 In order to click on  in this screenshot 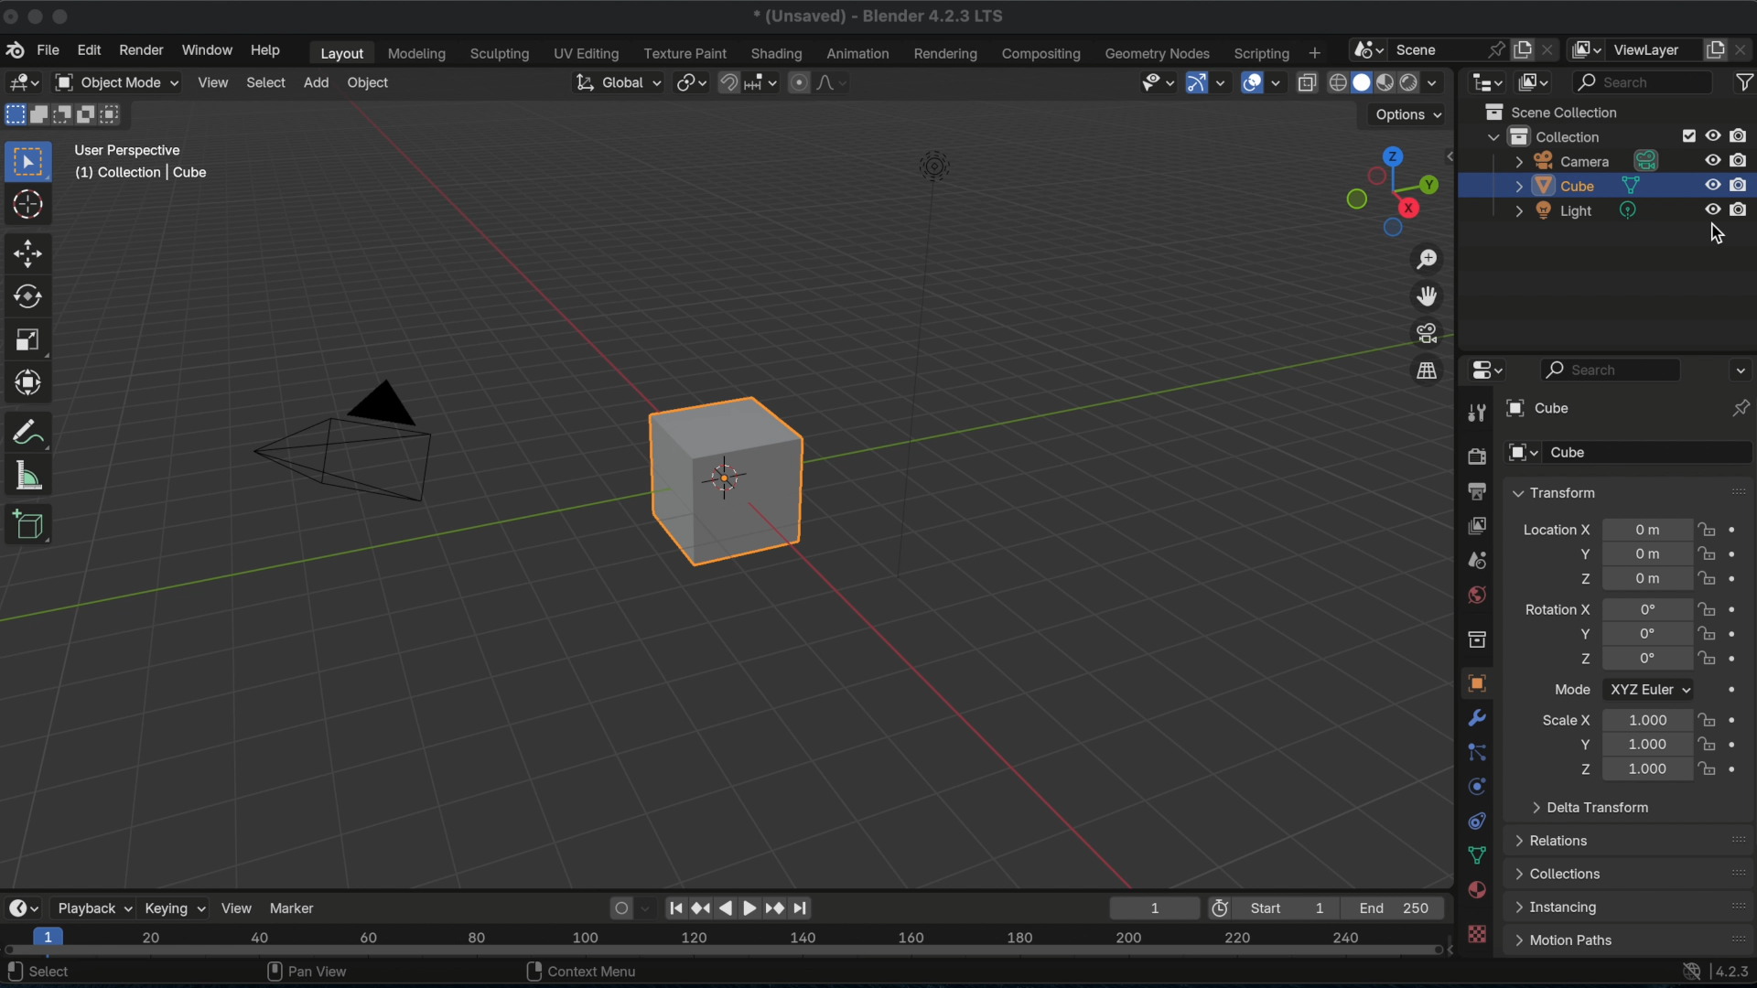, I will do `click(1488, 367)`.